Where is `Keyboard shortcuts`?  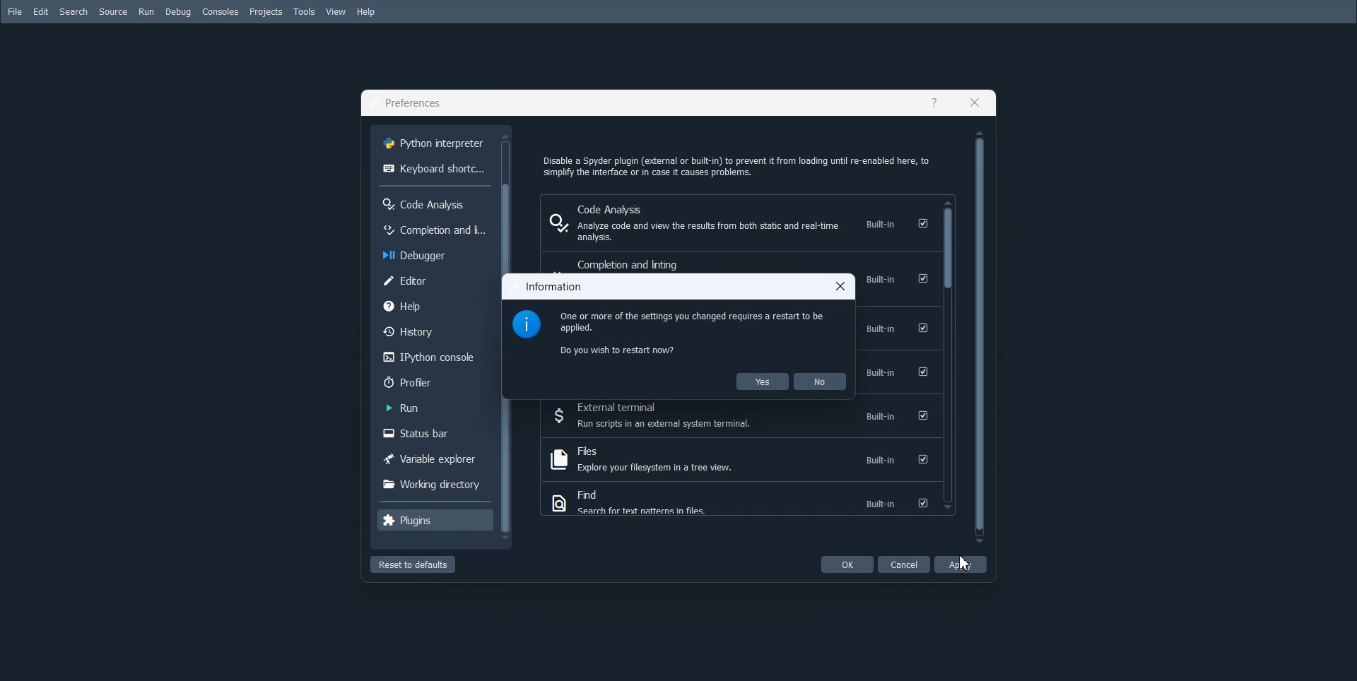 Keyboard shortcuts is located at coordinates (434, 167).